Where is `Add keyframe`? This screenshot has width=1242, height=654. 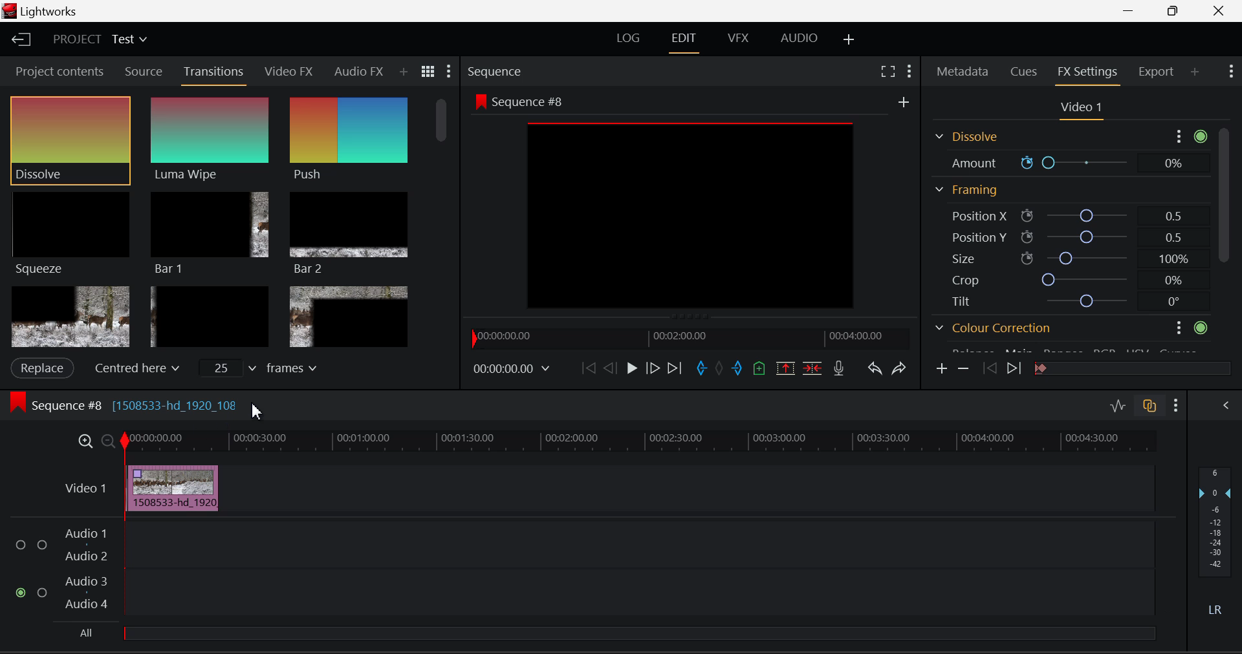
Add keyframe is located at coordinates (942, 369).